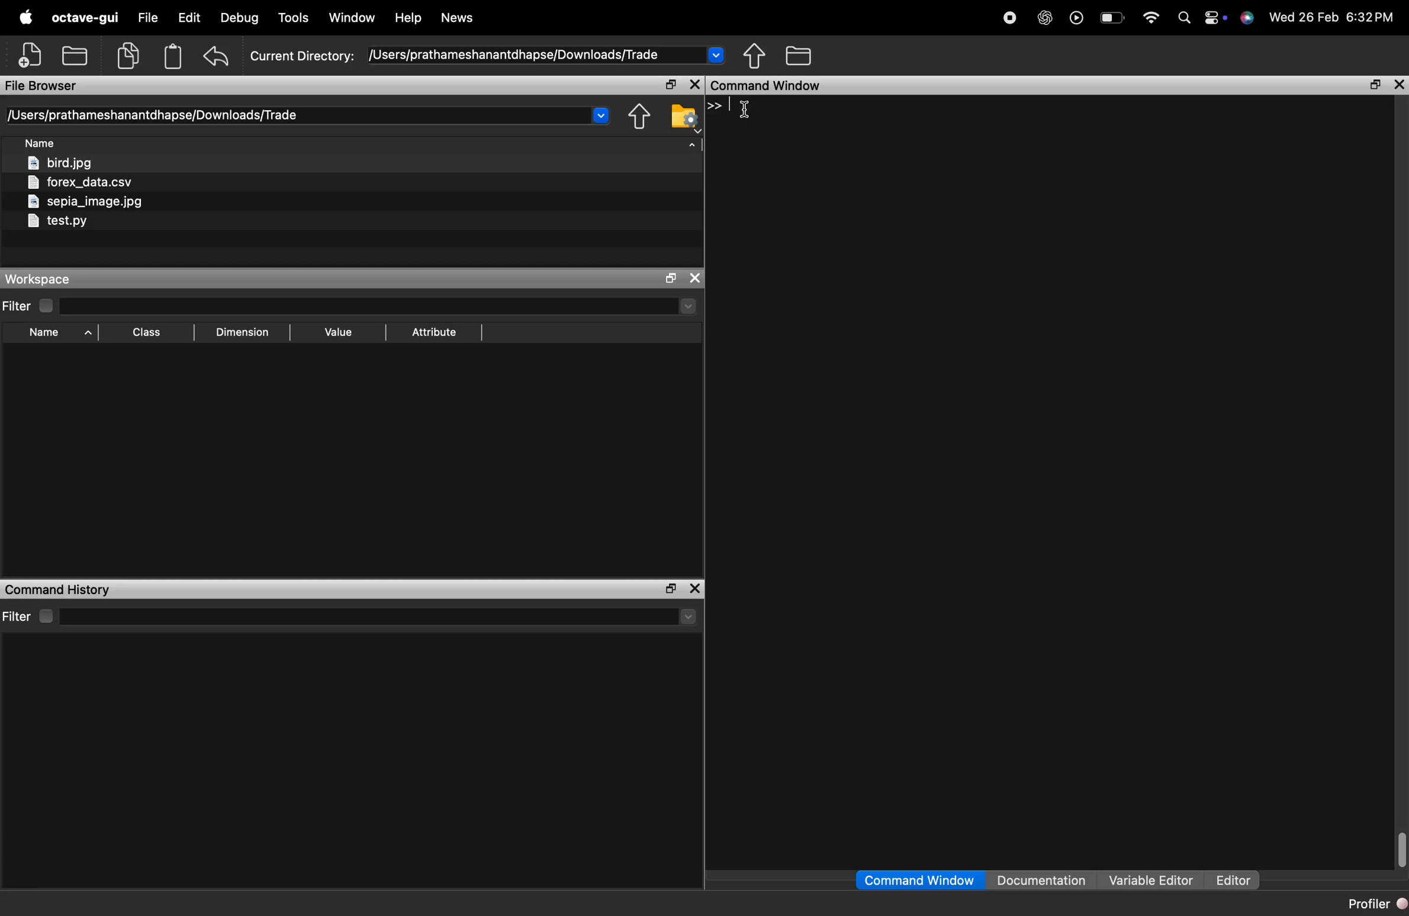 The height and width of the screenshot is (916, 1409). Describe the element at coordinates (1151, 18) in the screenshot. I see `wifi` at that location.